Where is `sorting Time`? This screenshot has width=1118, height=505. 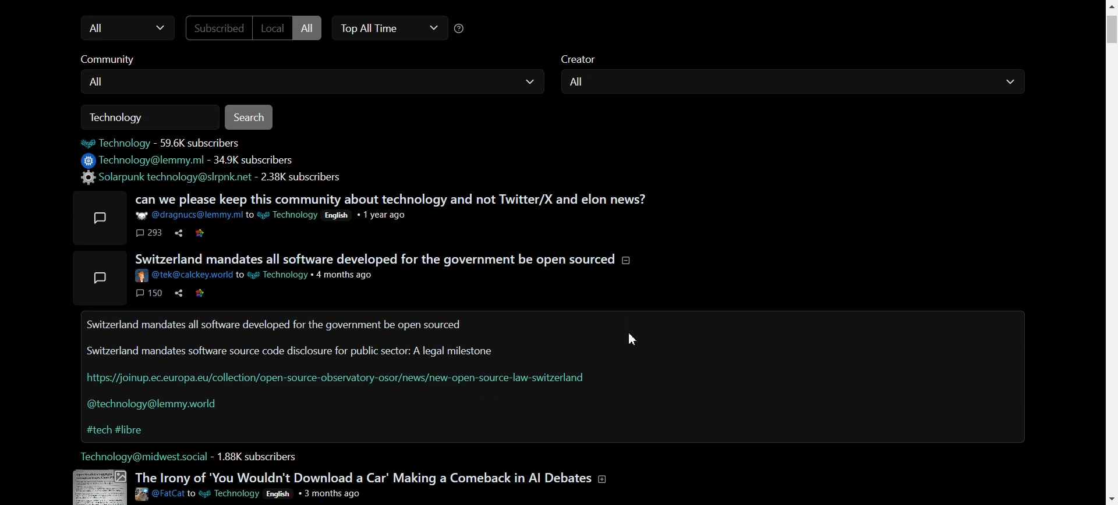
sorting Time is located at coordinates (463, 29).